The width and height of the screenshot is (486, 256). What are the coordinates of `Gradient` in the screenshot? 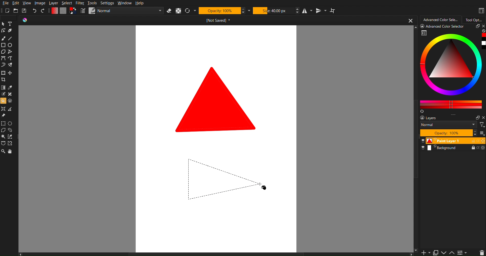 It's located at (3, 88).